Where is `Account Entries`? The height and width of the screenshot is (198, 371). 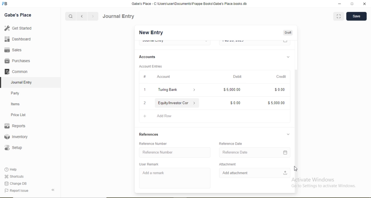
Account Entries is located at coordinates (150, 66).